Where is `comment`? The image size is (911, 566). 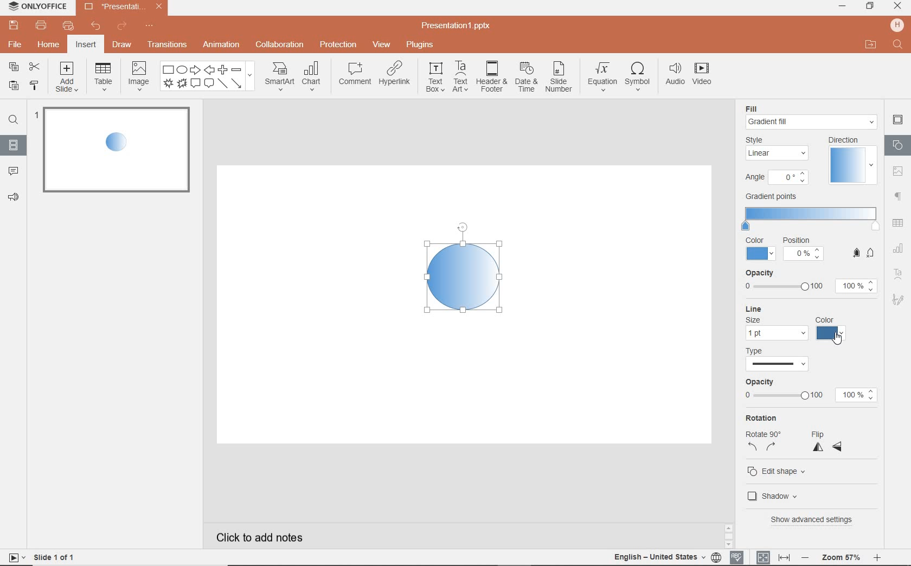 comment is located at coordinates (11, 171).